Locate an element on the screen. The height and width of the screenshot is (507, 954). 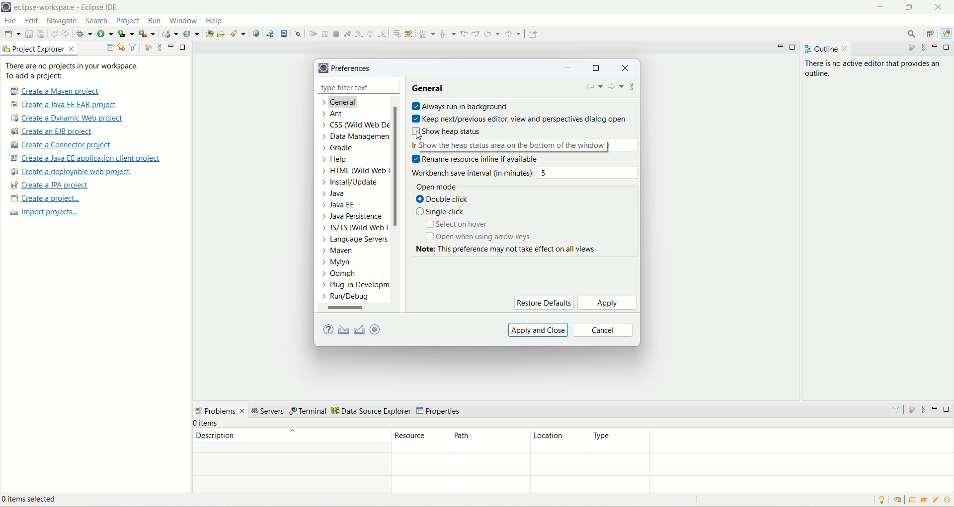
create JPA project is located at coordinates (50, 185).